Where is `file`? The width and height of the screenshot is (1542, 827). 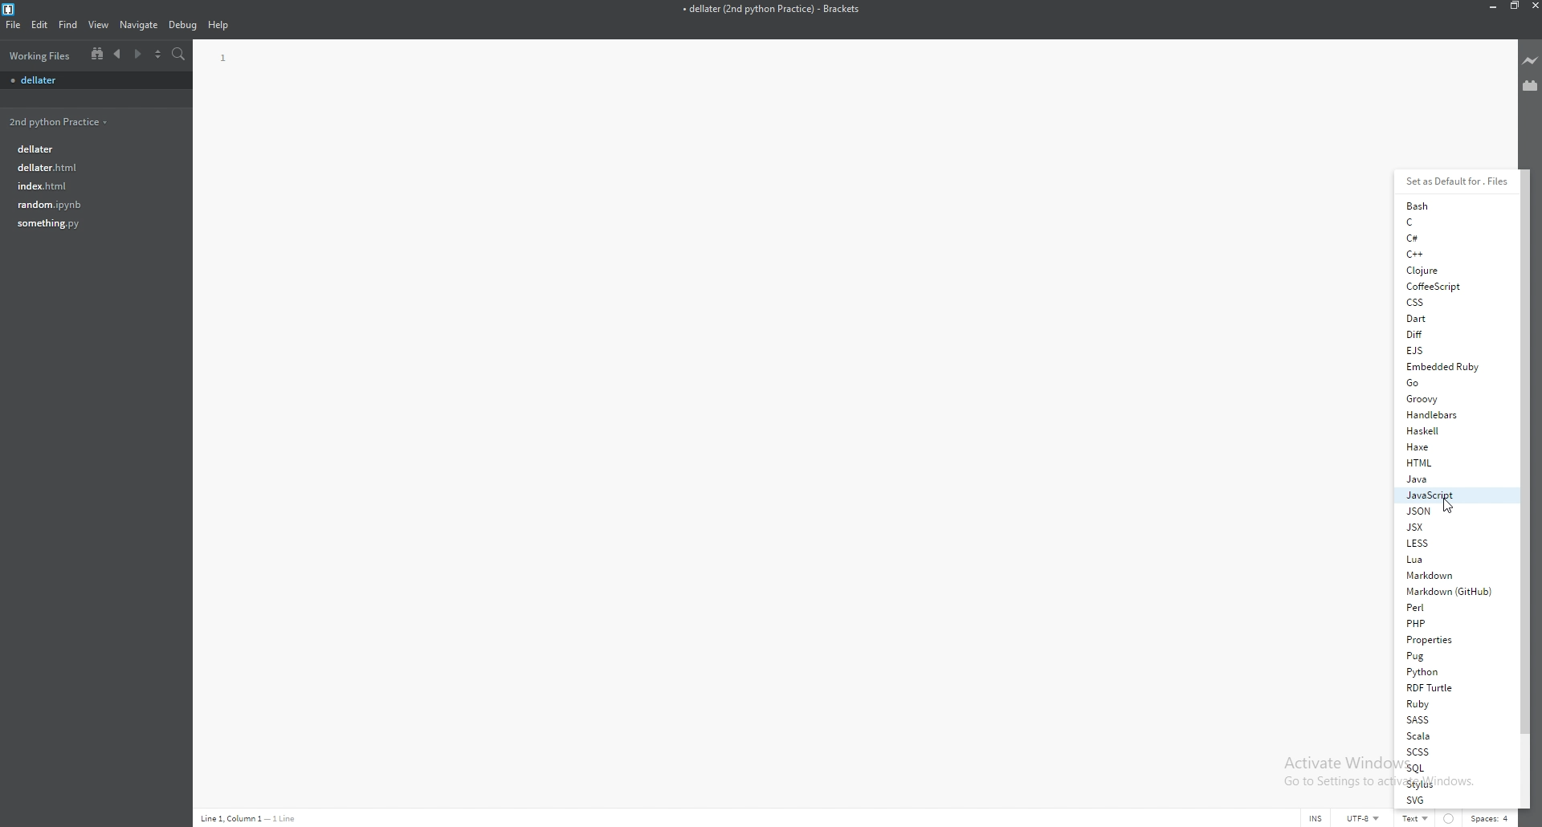 file is located at coordinates (91, 204).